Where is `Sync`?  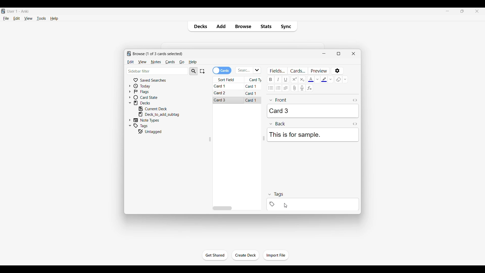 Sync is located at coordinates (287, 26).